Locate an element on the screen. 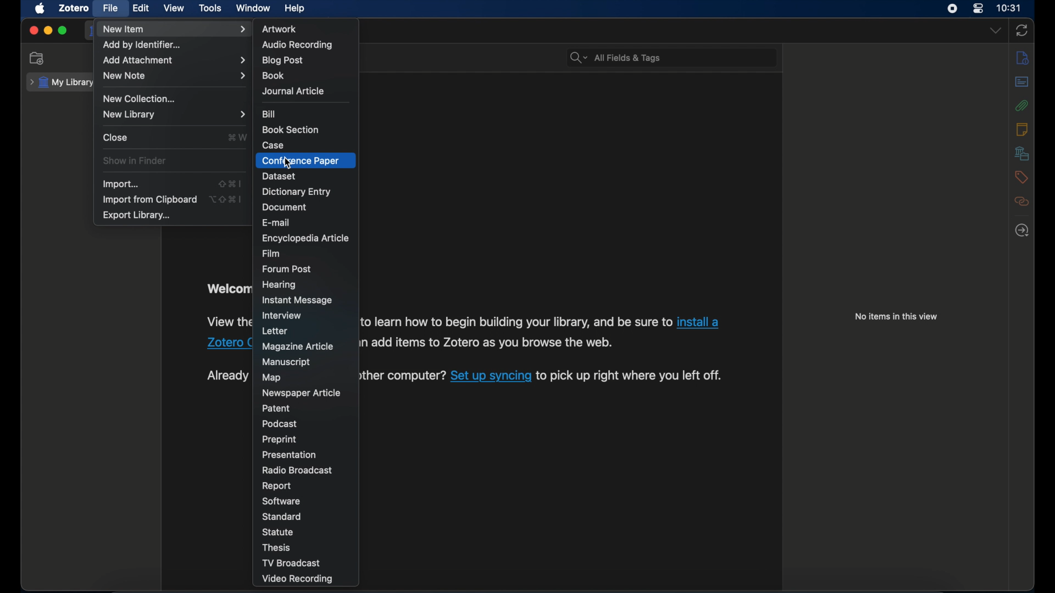  books is located at coordinates (274, 75).